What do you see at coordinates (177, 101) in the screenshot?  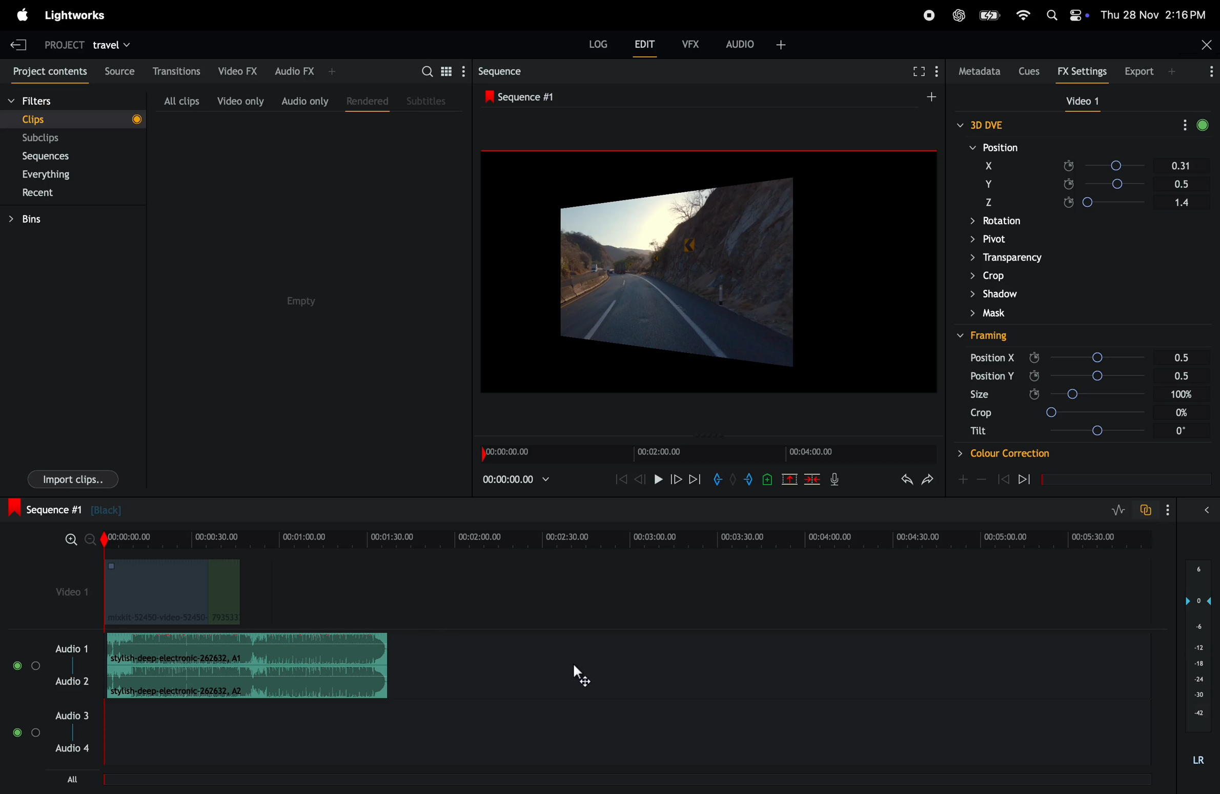 I see `all clips` at bounding box center [177, 101].